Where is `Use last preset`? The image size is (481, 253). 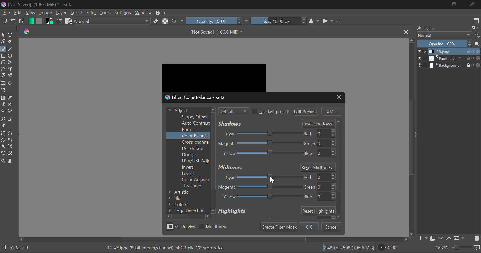 Use last preset is located at coordinates (270, 111).